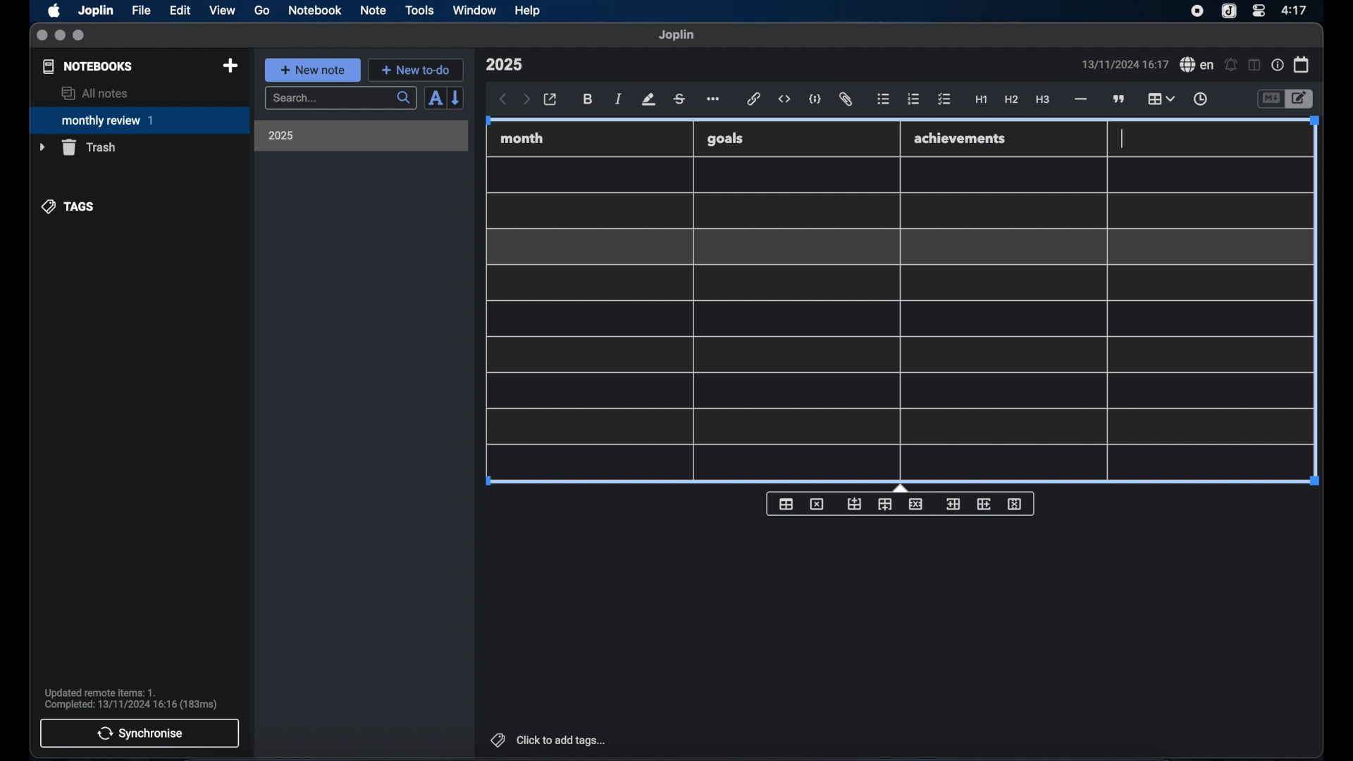 The width and height of the screenshot is (1353, 761). I want to click on bold, so click(589, 99).